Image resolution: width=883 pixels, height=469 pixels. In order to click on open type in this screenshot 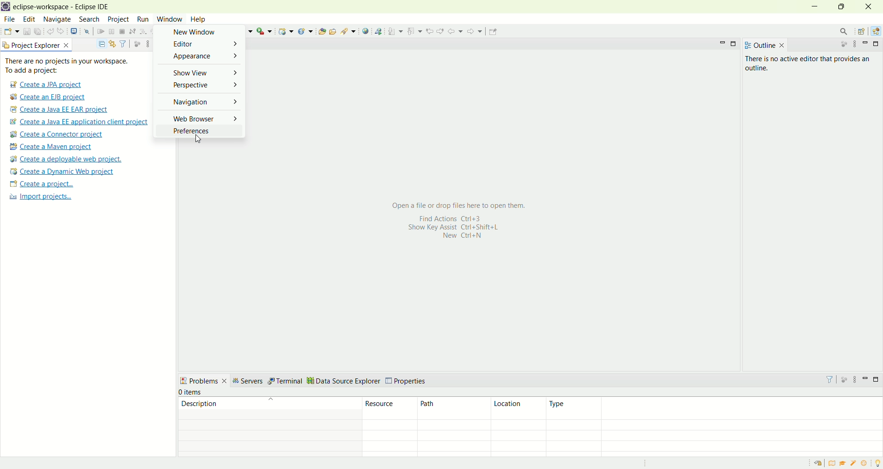, I will do `click(321, 31)`.